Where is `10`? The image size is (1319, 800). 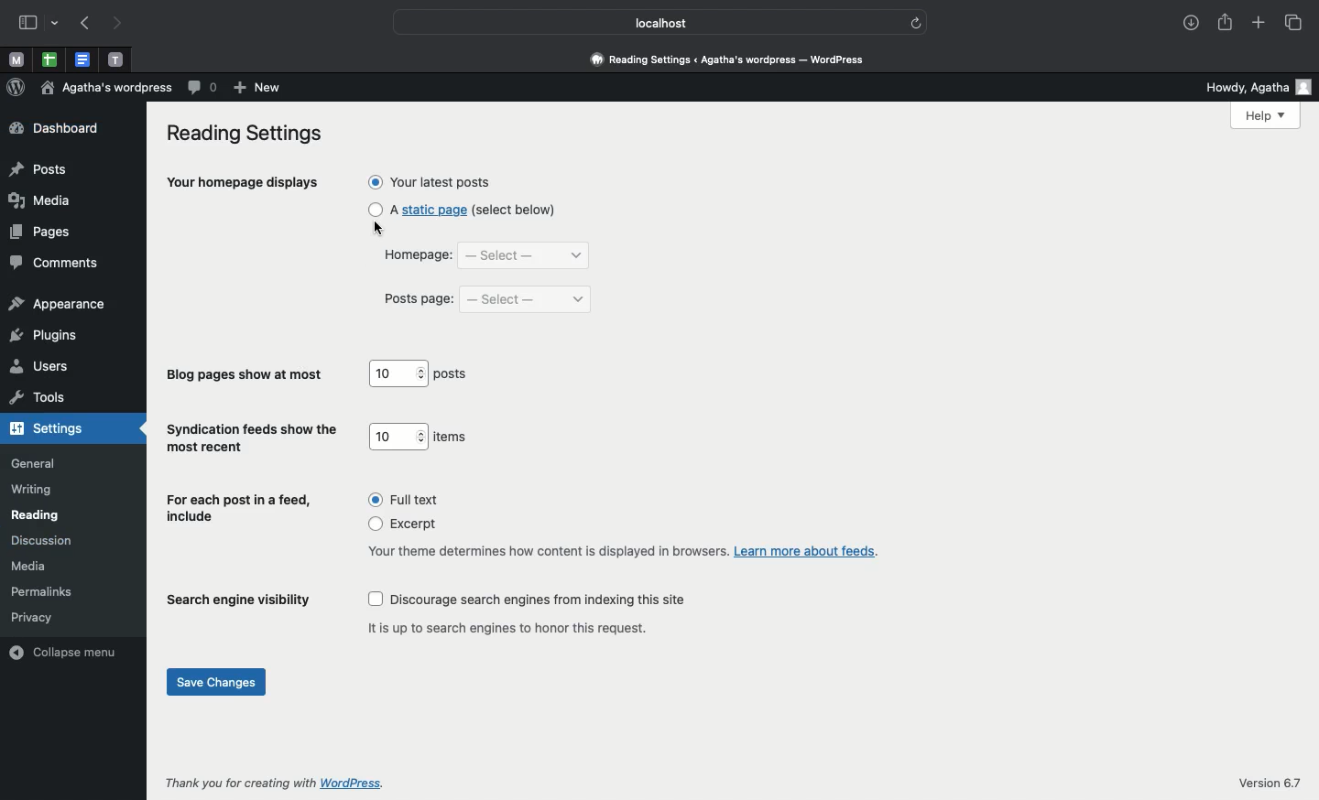 10 is located at coordinates (398, 436).